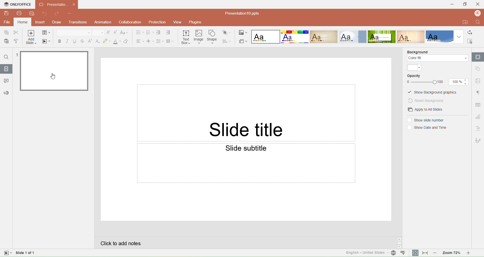 The width and height of the screenshot is (484, 257). Describe the element at coordinates (435, 253) in the screenshot. I see `Zoom out` at that location.